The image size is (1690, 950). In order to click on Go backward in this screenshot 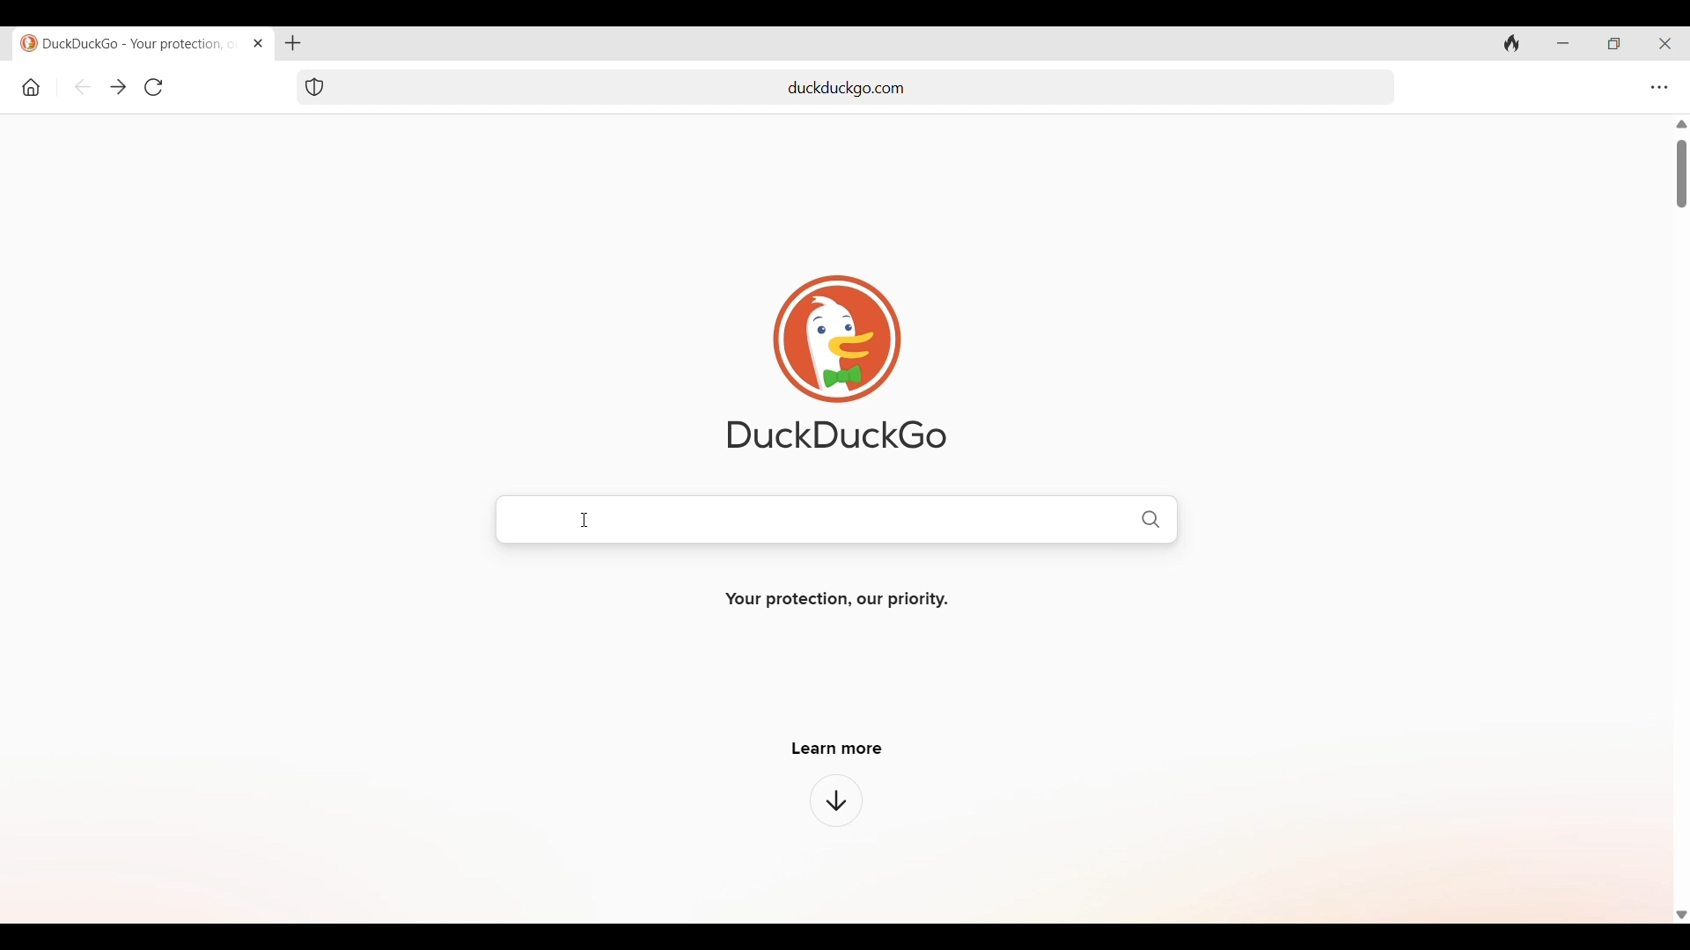, I will do `click(83, 86)`.